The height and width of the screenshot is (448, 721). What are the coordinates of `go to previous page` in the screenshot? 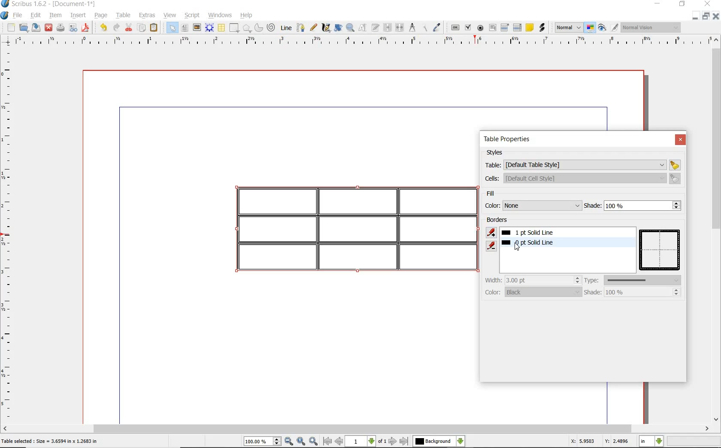 It's located at (339, 442).